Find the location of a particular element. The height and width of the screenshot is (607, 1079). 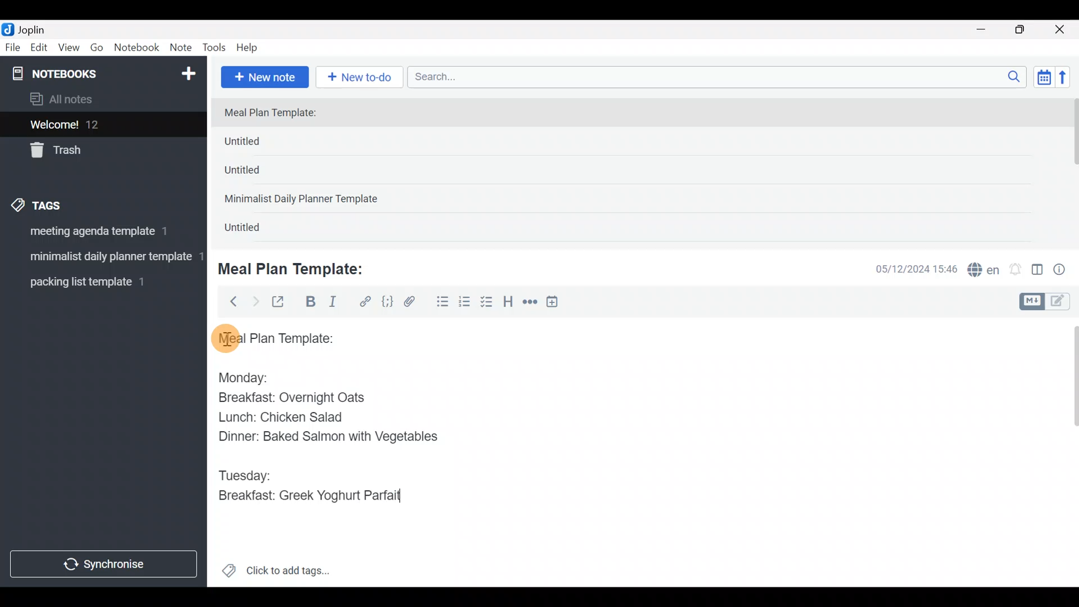

Meal plan template is located at coordinates (272, 337).